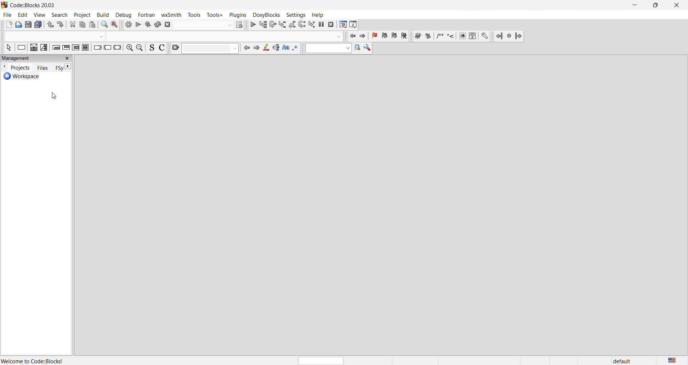  What do you see at coordinates (105, 25) in the screenshot?
I see `find` at bounding box center [105, 25].